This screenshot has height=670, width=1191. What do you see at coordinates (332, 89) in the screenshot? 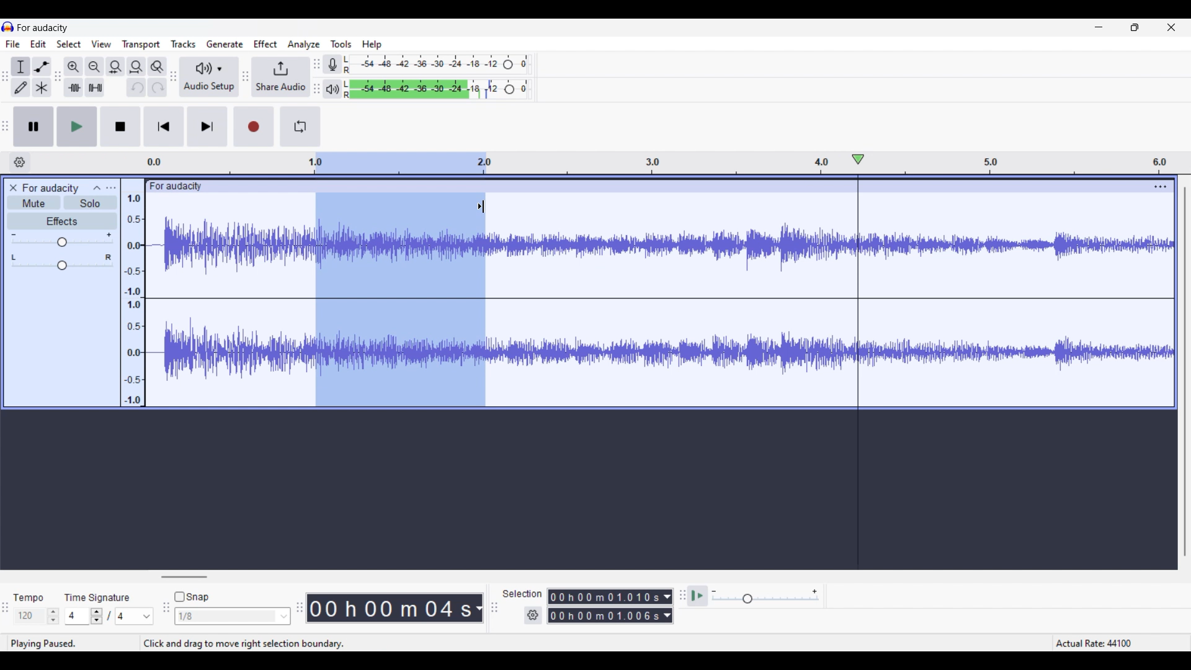
I see `Playback meter` at bounding box center [332, 89].